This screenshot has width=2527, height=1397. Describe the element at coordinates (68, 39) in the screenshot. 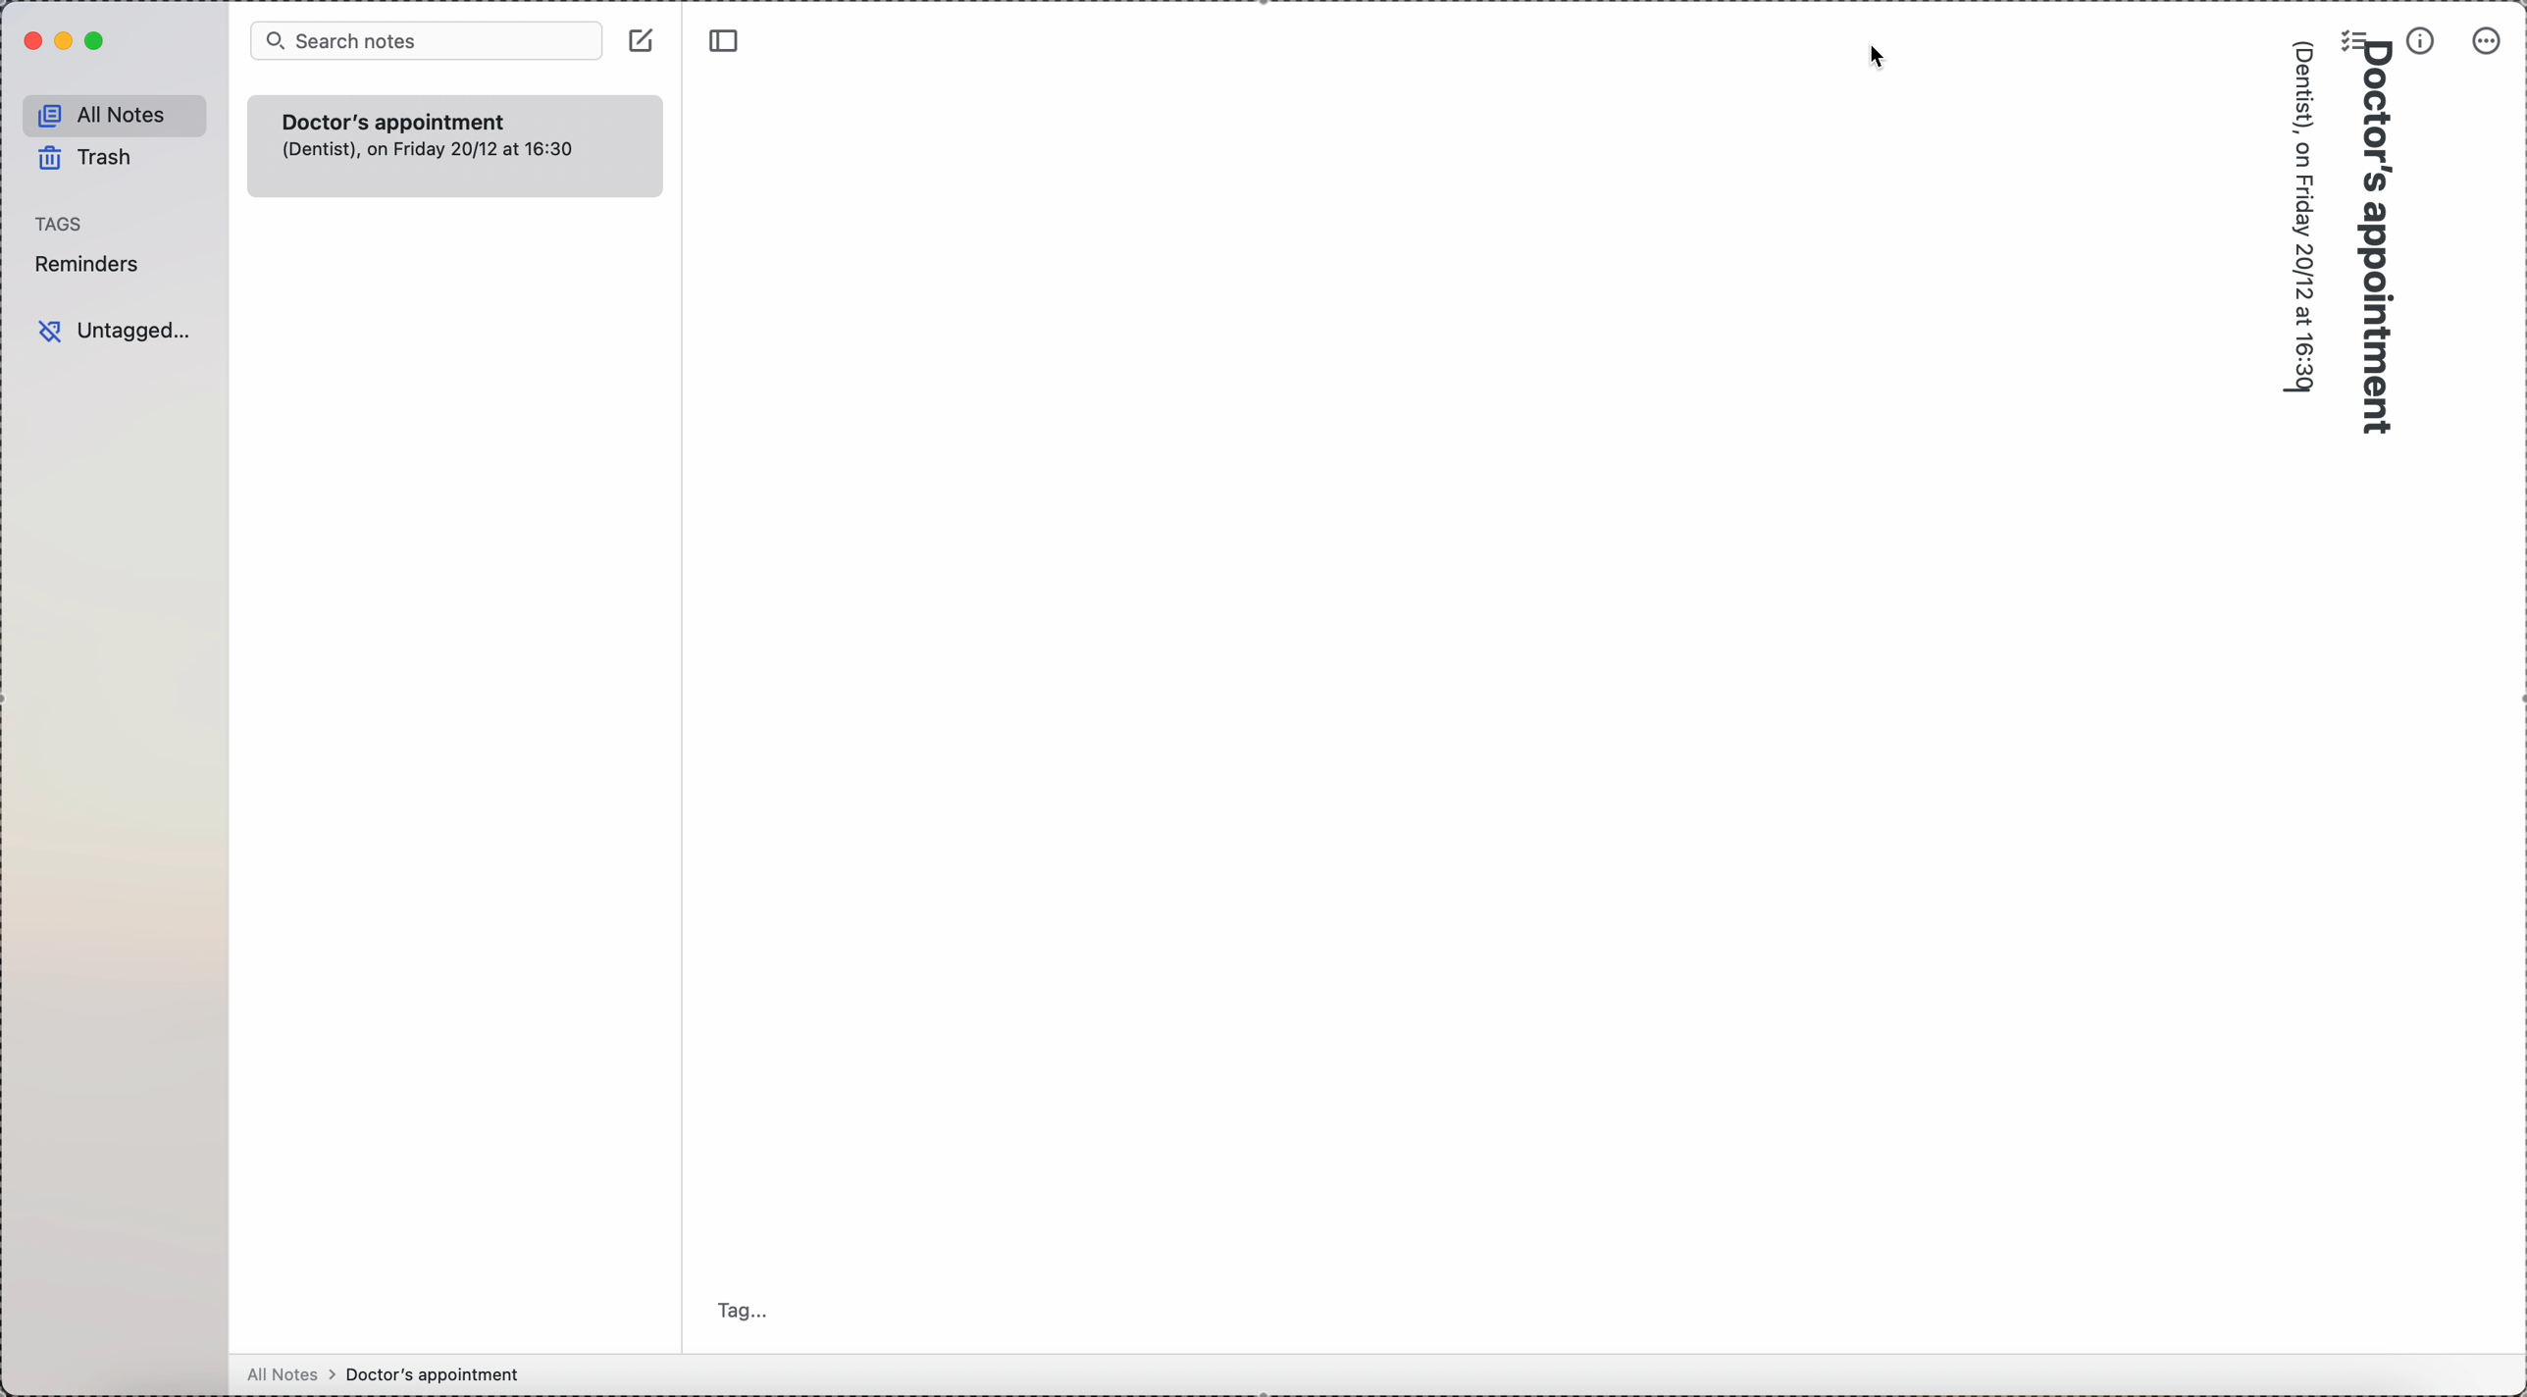

I see `minimize Simplenote` at that location.